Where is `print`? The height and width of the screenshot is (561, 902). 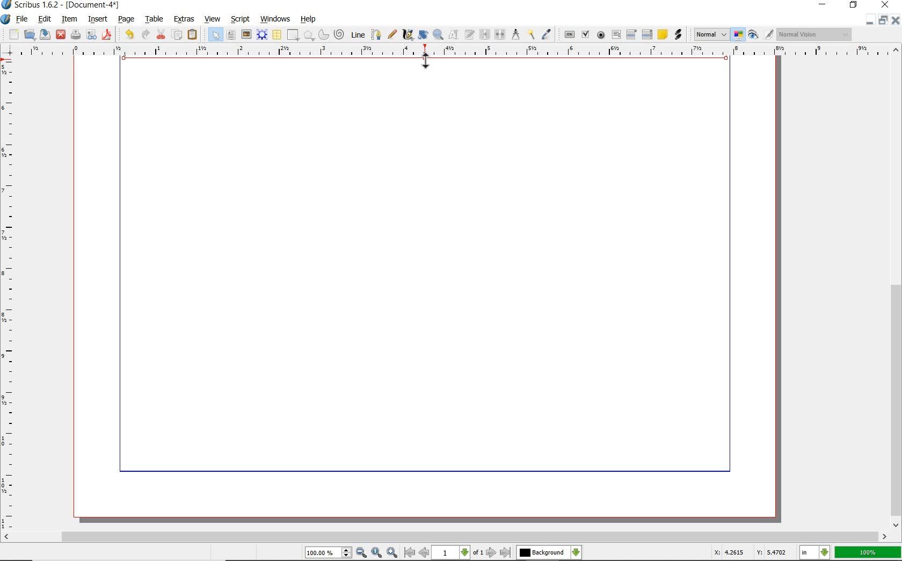 print is located at coordinates (75, 35).